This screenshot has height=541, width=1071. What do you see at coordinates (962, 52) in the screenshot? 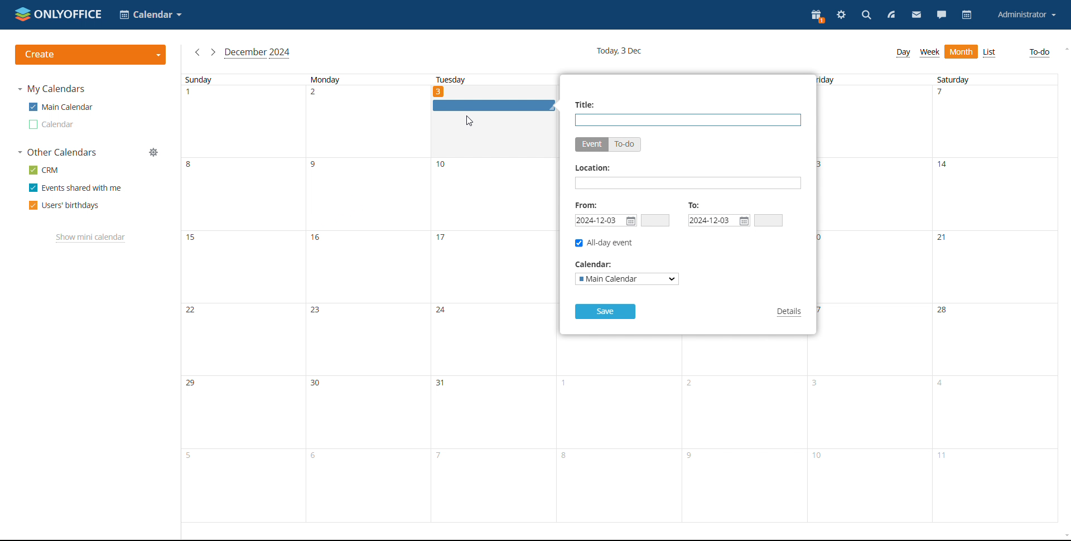
I see `month view` at bounding box center [962, 52].